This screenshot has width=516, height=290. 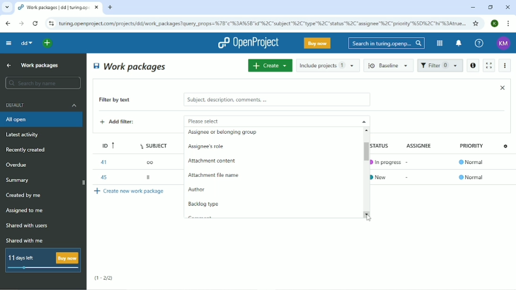 I want to click on Attachment file name, so click(x=214, y=177).